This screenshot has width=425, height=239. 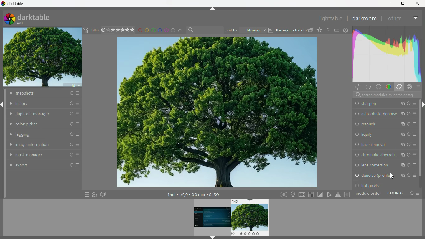 What do you see at coordinates (418, 87) in the screenshot?
I see `more` at bounding box center [418, 87].